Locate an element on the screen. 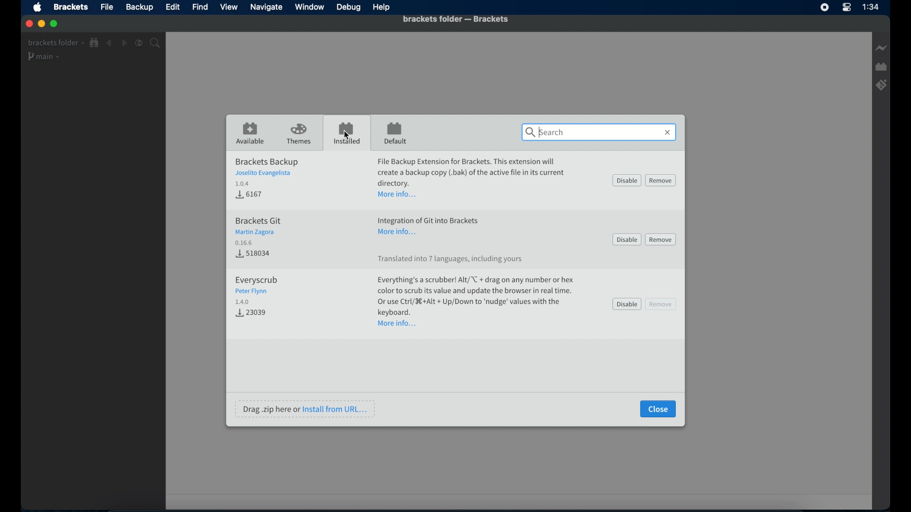  Download is located at coordinates (254, 195).